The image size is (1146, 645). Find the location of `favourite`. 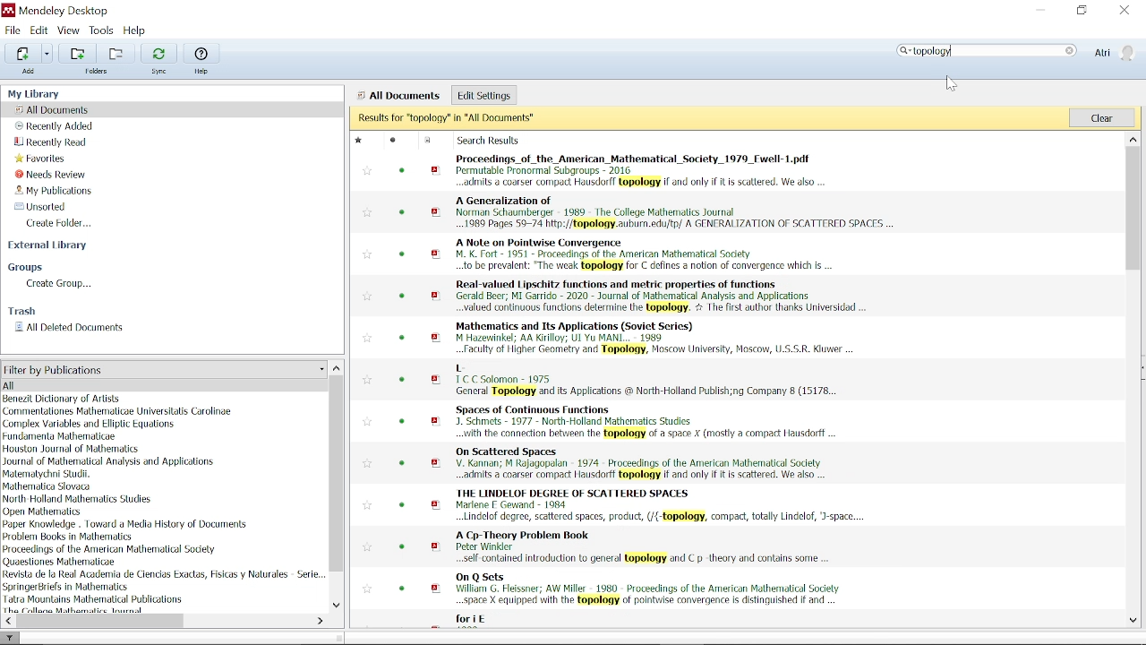

favourite is located at coordinates (367, 504).